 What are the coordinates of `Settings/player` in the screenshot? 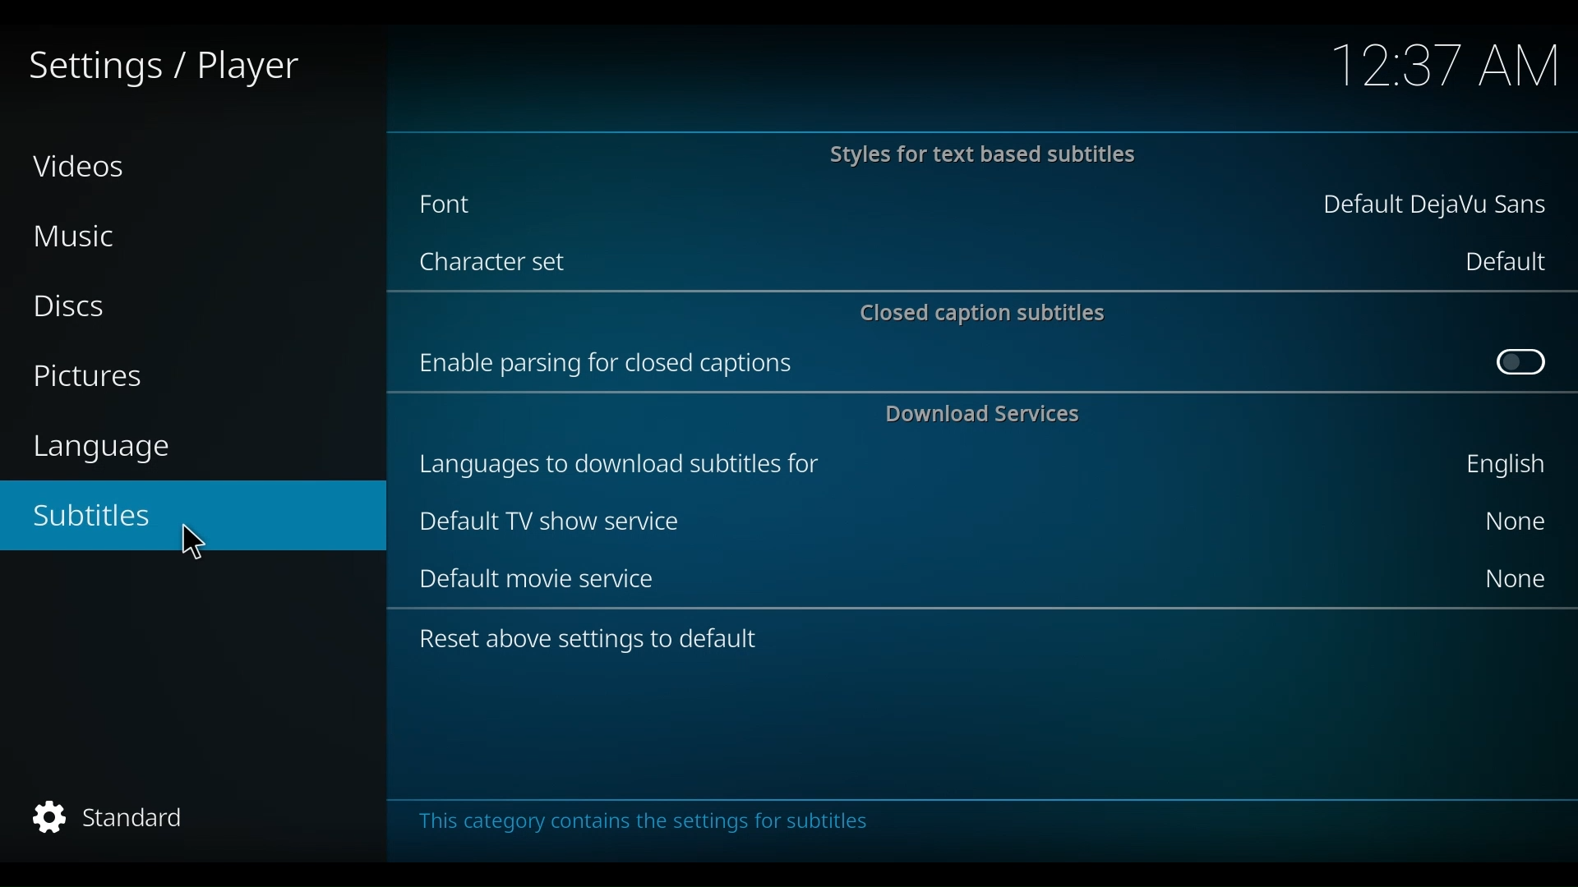 It's located at (161, 68).